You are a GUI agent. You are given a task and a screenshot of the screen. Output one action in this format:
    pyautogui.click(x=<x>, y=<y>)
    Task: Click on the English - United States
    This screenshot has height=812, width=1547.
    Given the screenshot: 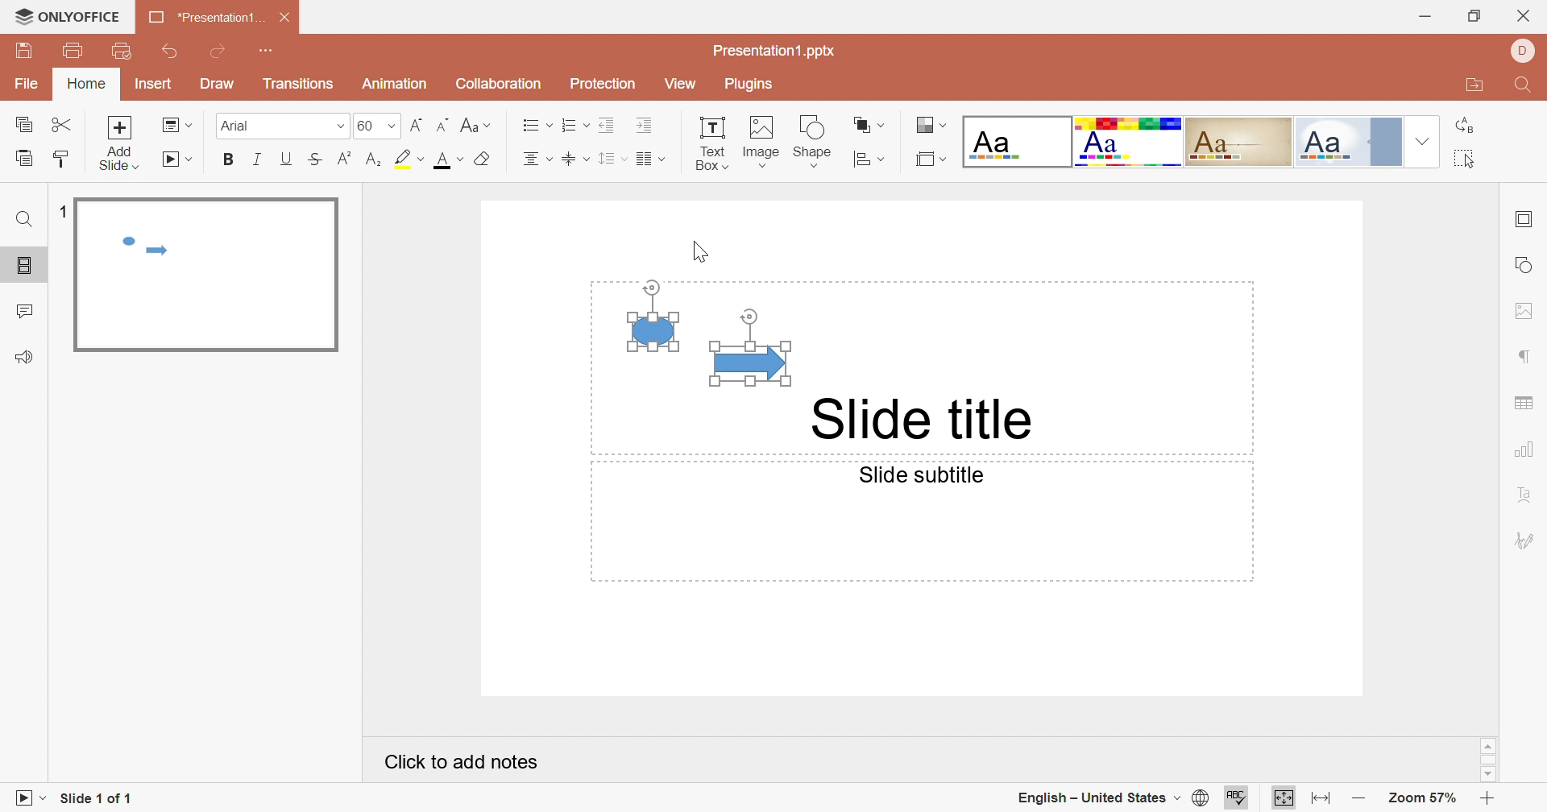 What is the action you would take?
    pyautogui.click(x=1093, y=797)
    